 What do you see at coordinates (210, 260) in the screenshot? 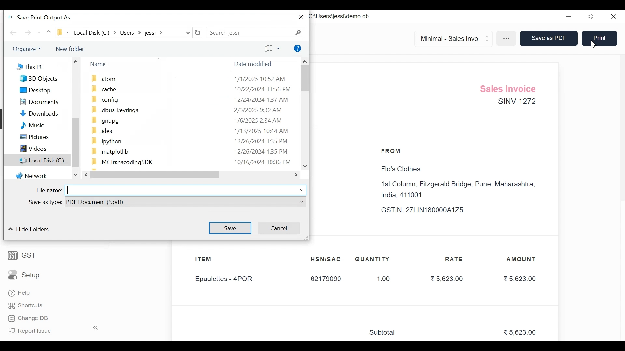
I see `ITEM` at bounding box center [210, 260].